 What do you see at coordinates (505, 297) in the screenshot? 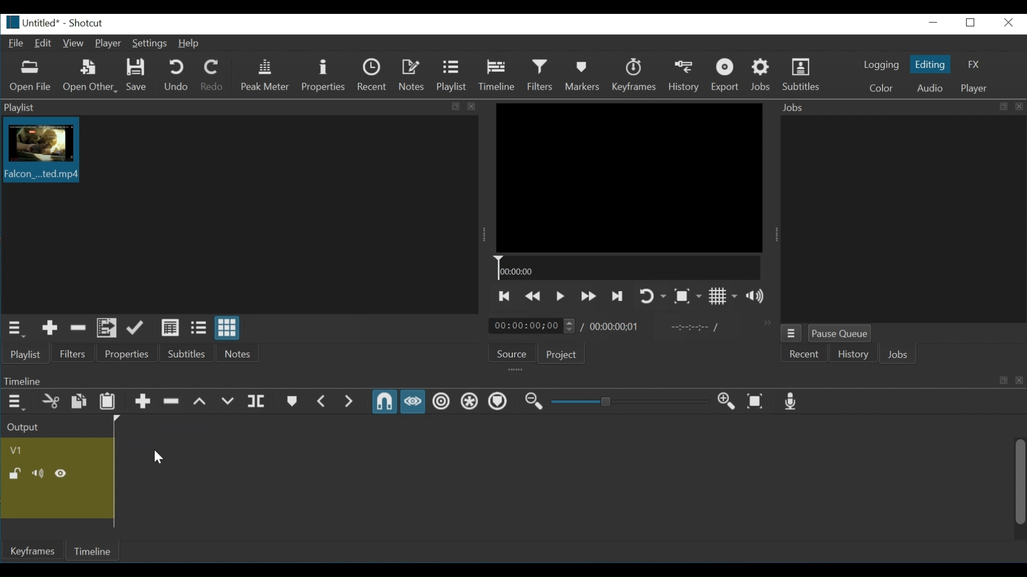
I see `Skip to the previous point` at bounding box center [505, 297].